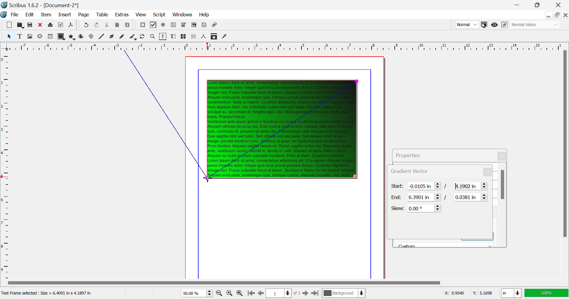 This screenshot has height=299, width=569. What do you see at coordinates (133, 37) in the screenshot?
I see `Calligraphic Line` at bounding box center [133, 37].